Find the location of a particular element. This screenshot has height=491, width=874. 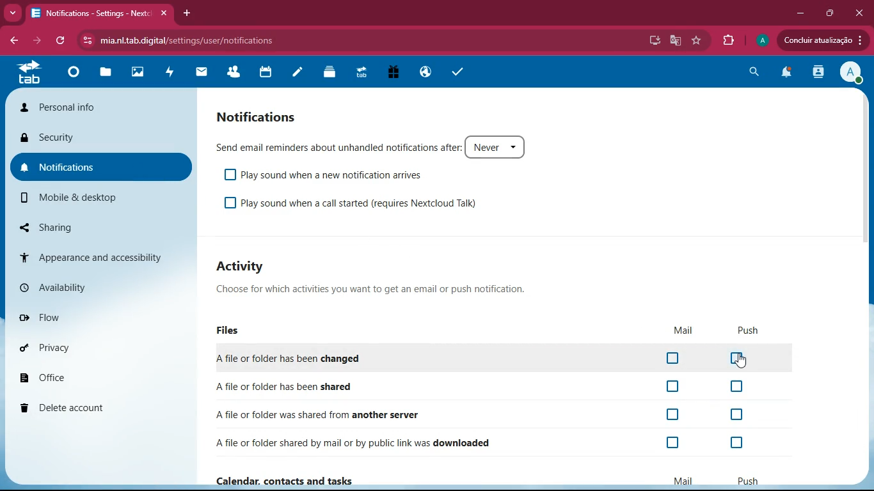

off is located at coordinates (738, 360).